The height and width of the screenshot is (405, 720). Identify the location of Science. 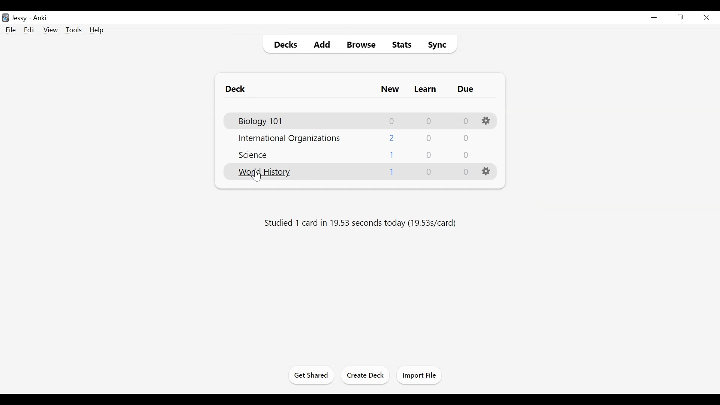
(251, 155).